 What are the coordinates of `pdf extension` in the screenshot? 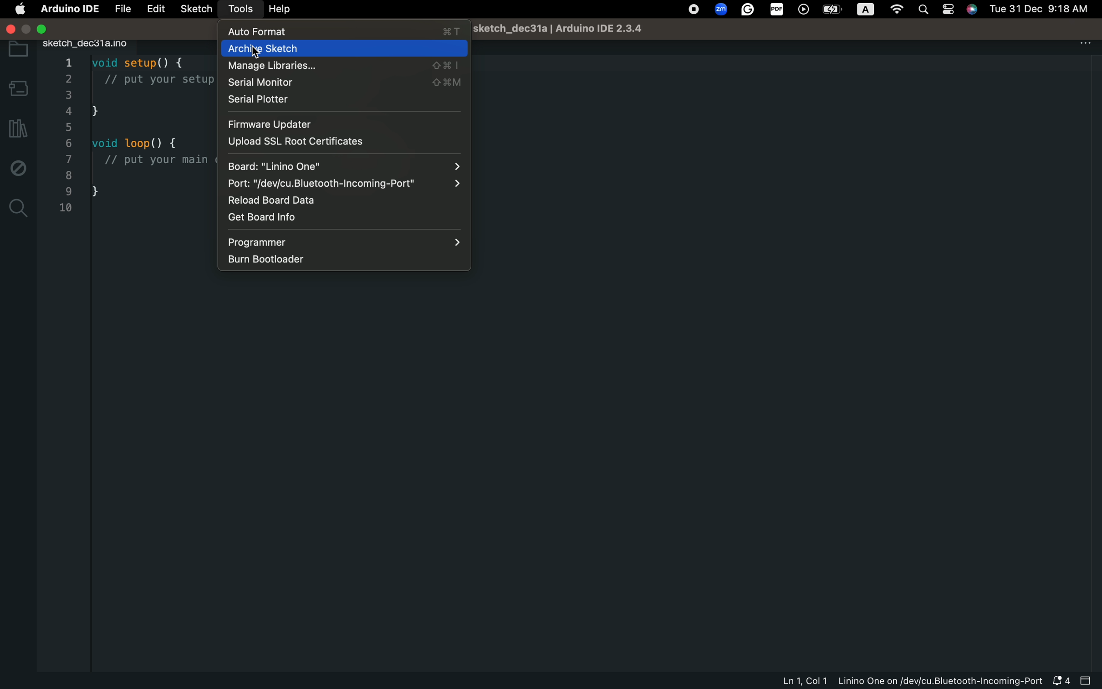 It's located at (777, 10).